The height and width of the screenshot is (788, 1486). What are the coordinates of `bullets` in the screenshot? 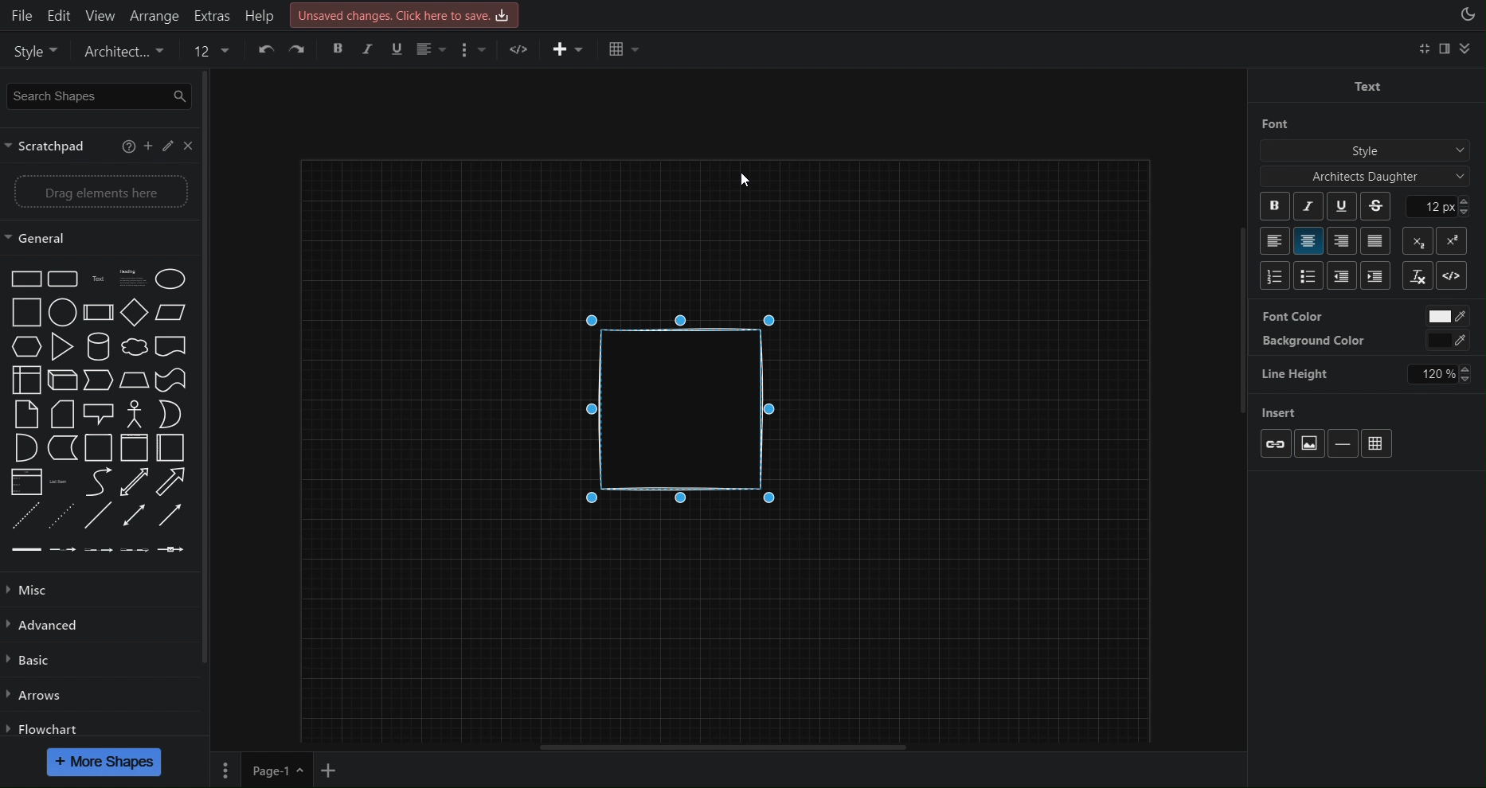 It's located at (1272, 276).